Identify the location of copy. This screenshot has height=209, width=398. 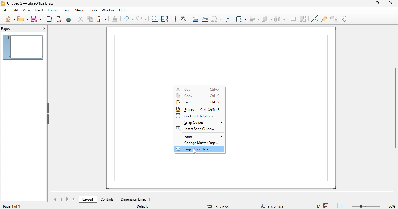
(91, 19).